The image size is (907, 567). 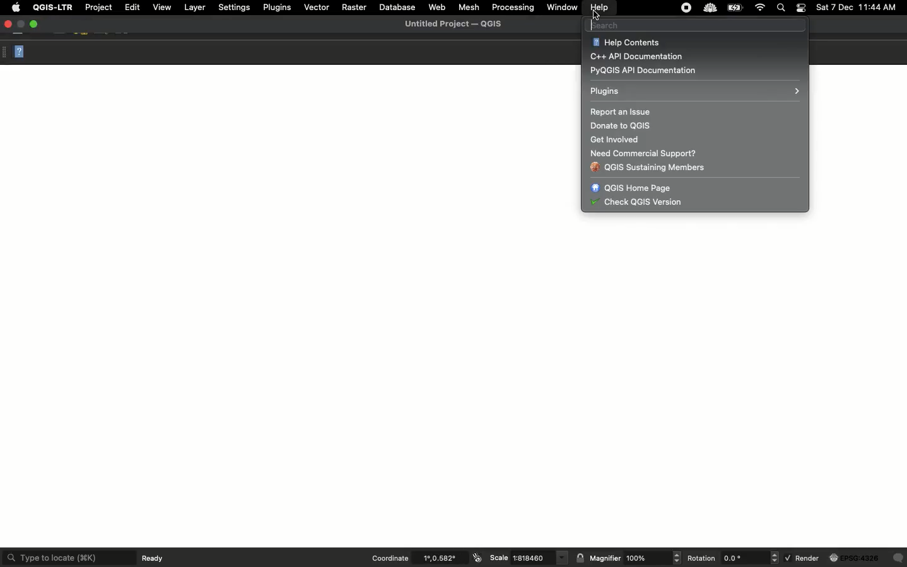 I want to click on Raster, so click(x=354, y=6).